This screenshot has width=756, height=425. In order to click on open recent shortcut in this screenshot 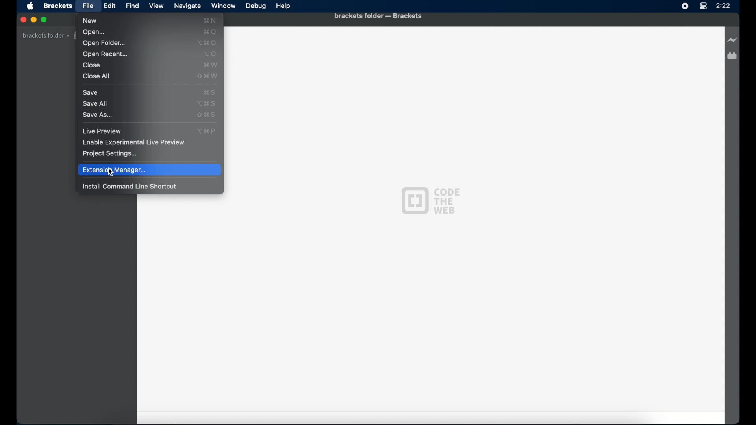, I will do `click(210, 54)`.